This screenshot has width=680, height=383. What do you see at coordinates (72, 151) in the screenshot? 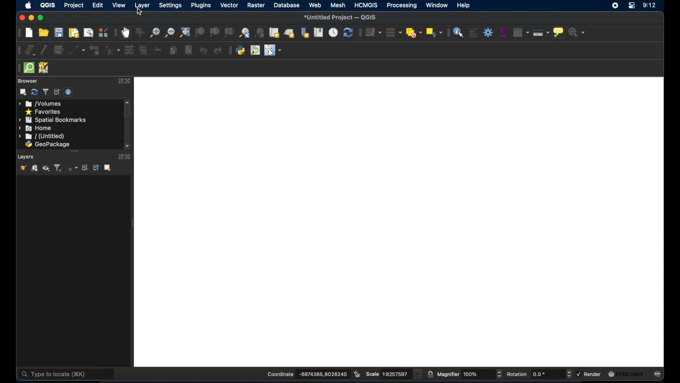
I see `scroll bar` at bounding box center [72, 151].